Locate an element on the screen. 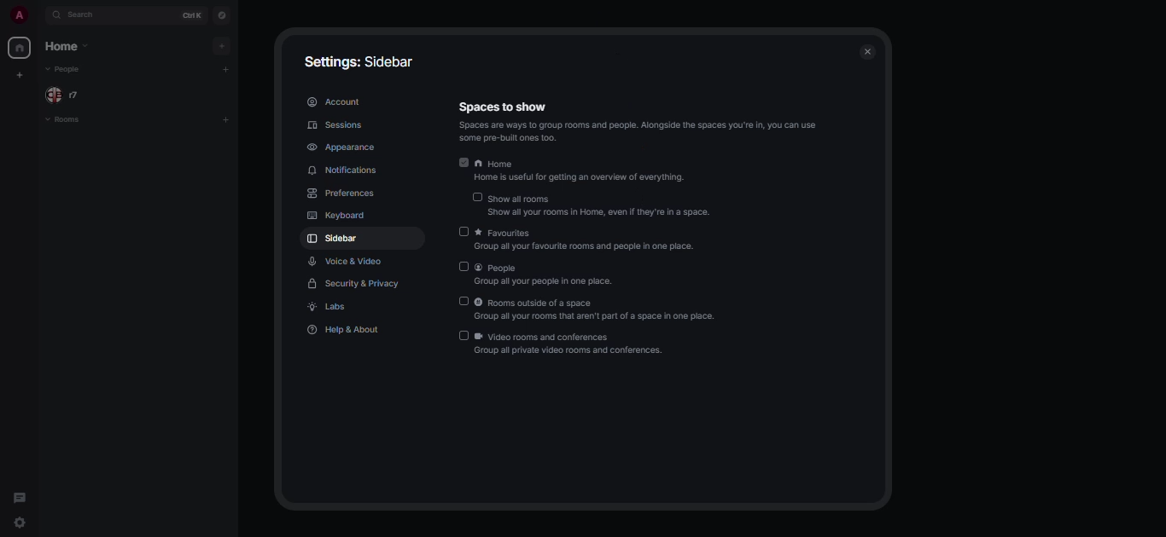  search is located at coordinates (86, 17).